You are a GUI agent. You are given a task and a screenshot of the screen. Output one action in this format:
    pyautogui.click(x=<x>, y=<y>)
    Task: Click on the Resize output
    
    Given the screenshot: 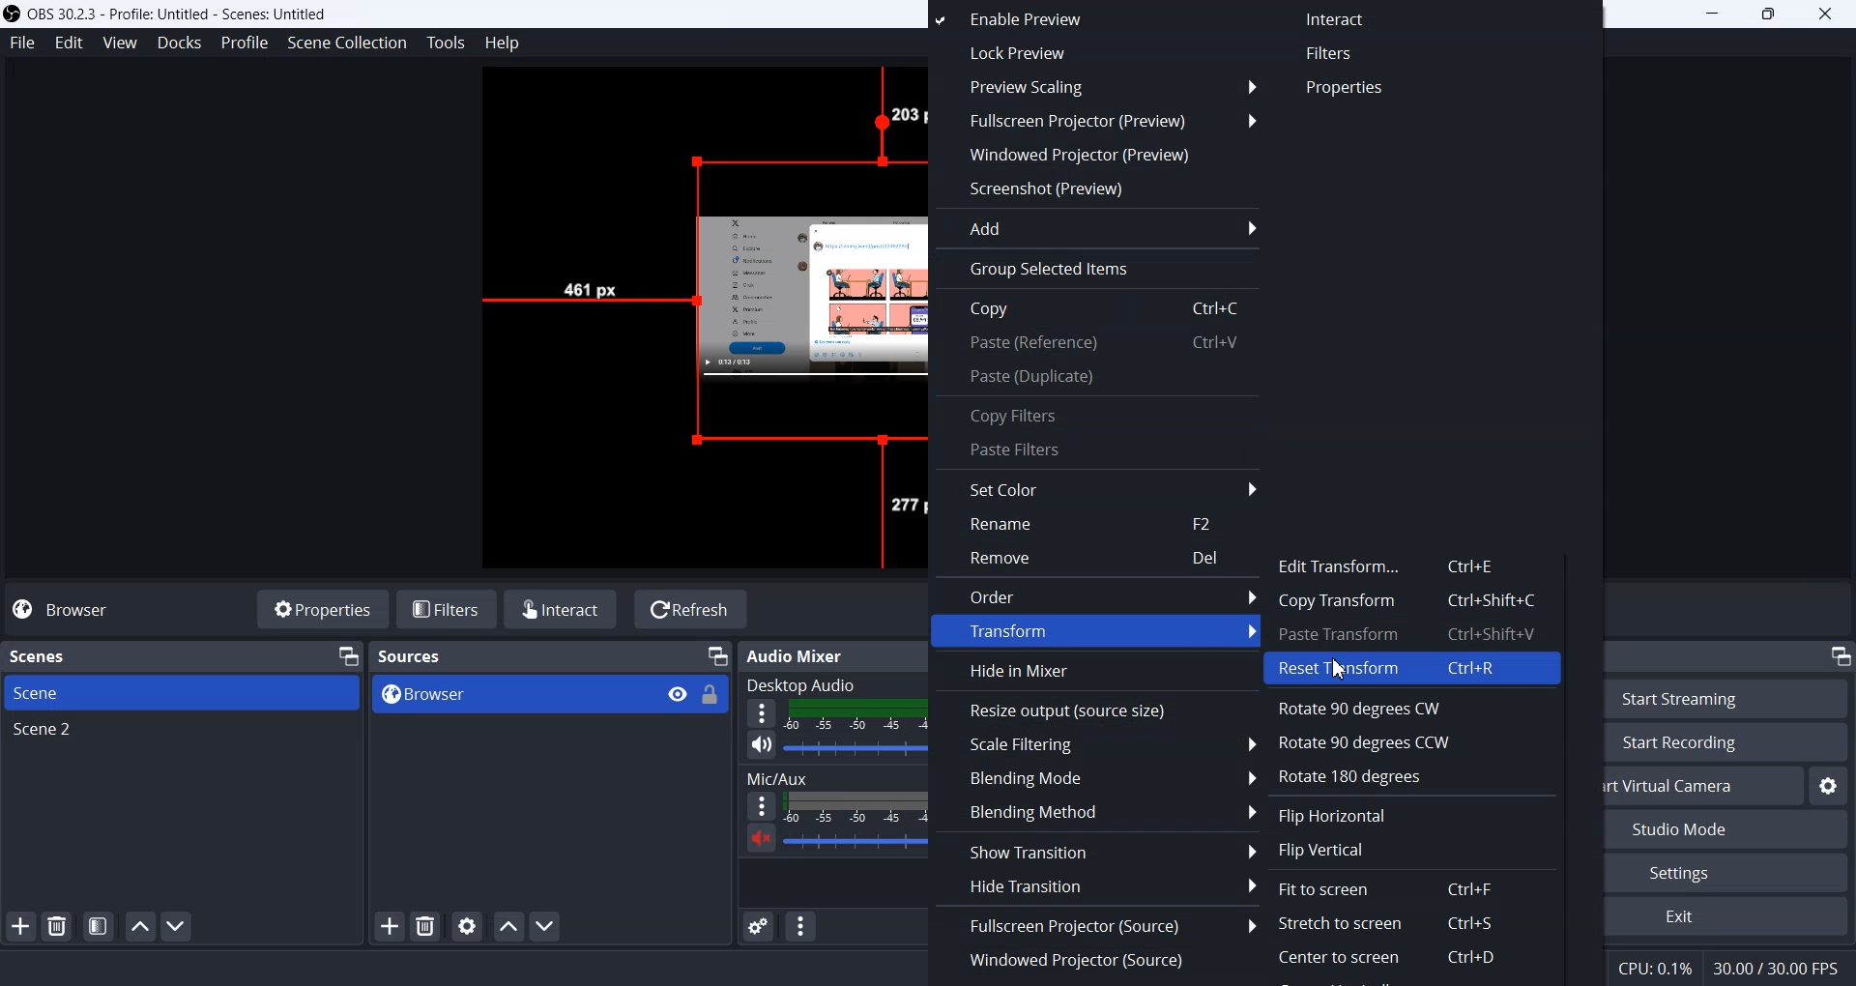 What is the action you would take?
    pyautogui.click(x=1095, y=710)
    